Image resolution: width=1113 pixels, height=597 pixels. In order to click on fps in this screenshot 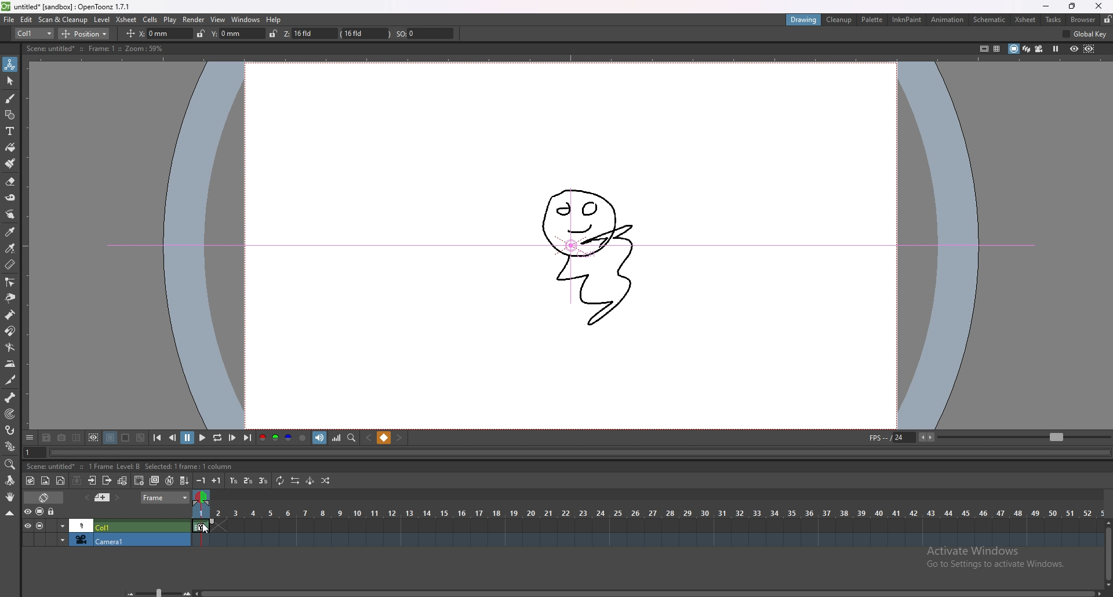, I will do `click(987, 437)`.